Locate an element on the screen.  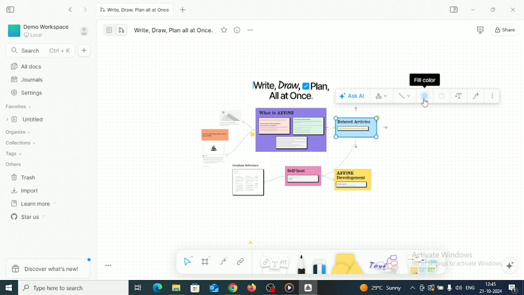
Windows is located at coordinates (9, 288).